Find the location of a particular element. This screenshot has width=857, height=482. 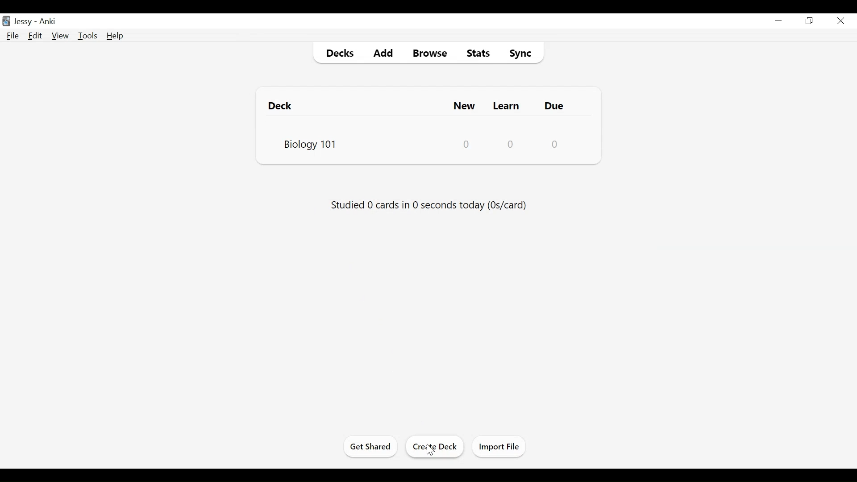

Learn Cards is located at coordinates (508, 105).